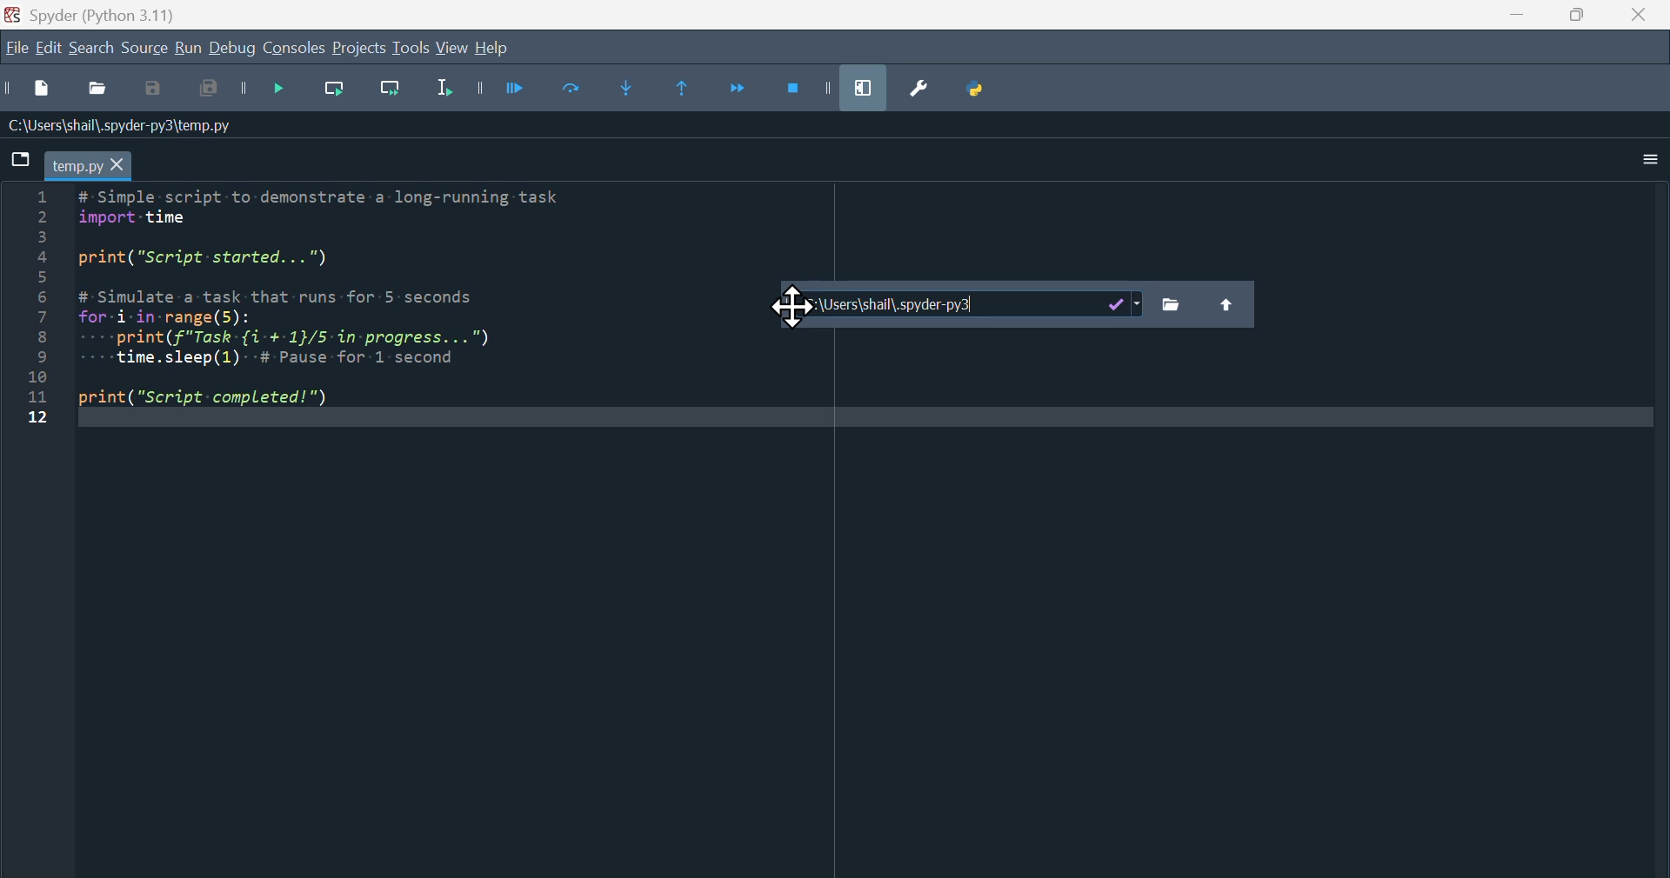 The width and height of the screenshot is (1670, 878). I want to click on Maximise current window, so click(868, 88).